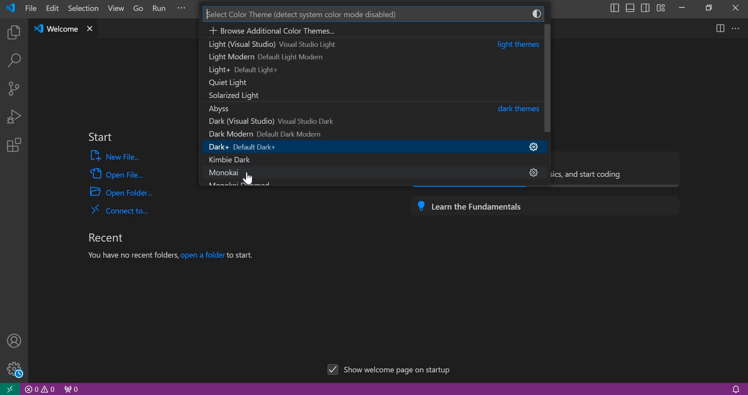 This screenshot has width=748, height=395. What do you see at coordinates (174, 256) in the screenshot?
I see `you have no recent folders, open a folder to start` at bounding box center [174, 256].